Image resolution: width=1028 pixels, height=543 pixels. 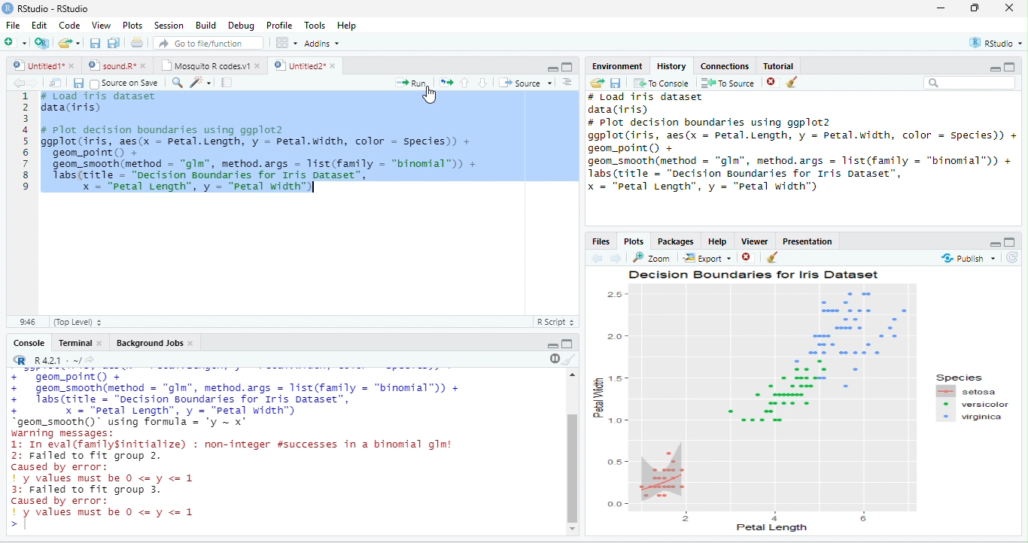 I want to click on cursor, so click(x=430, y=96).